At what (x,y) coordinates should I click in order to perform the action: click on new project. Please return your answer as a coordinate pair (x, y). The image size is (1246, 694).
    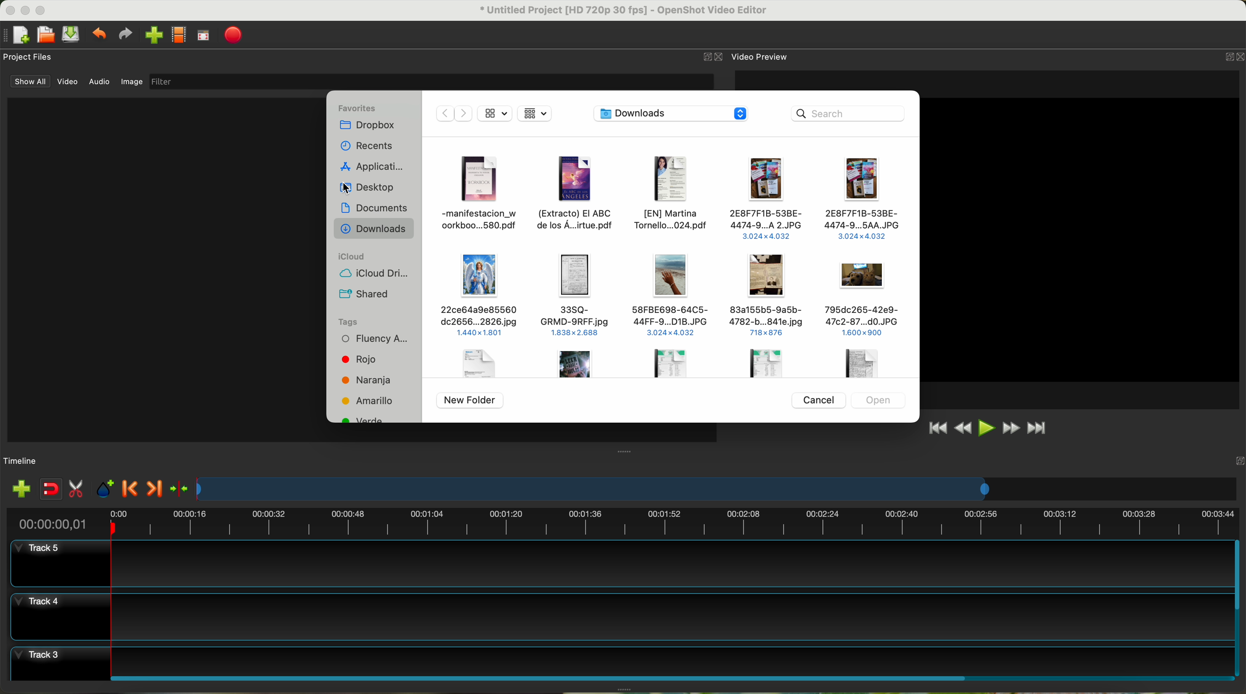
    Looking at the image, I should click on (16, 35).